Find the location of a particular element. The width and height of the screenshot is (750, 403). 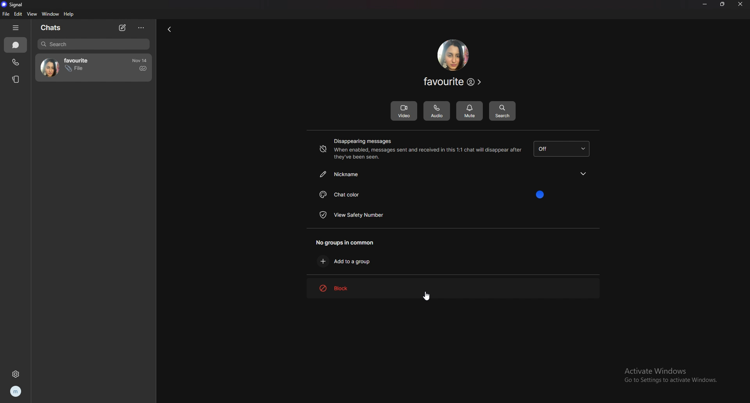

help is located at coordinates (68, 14).